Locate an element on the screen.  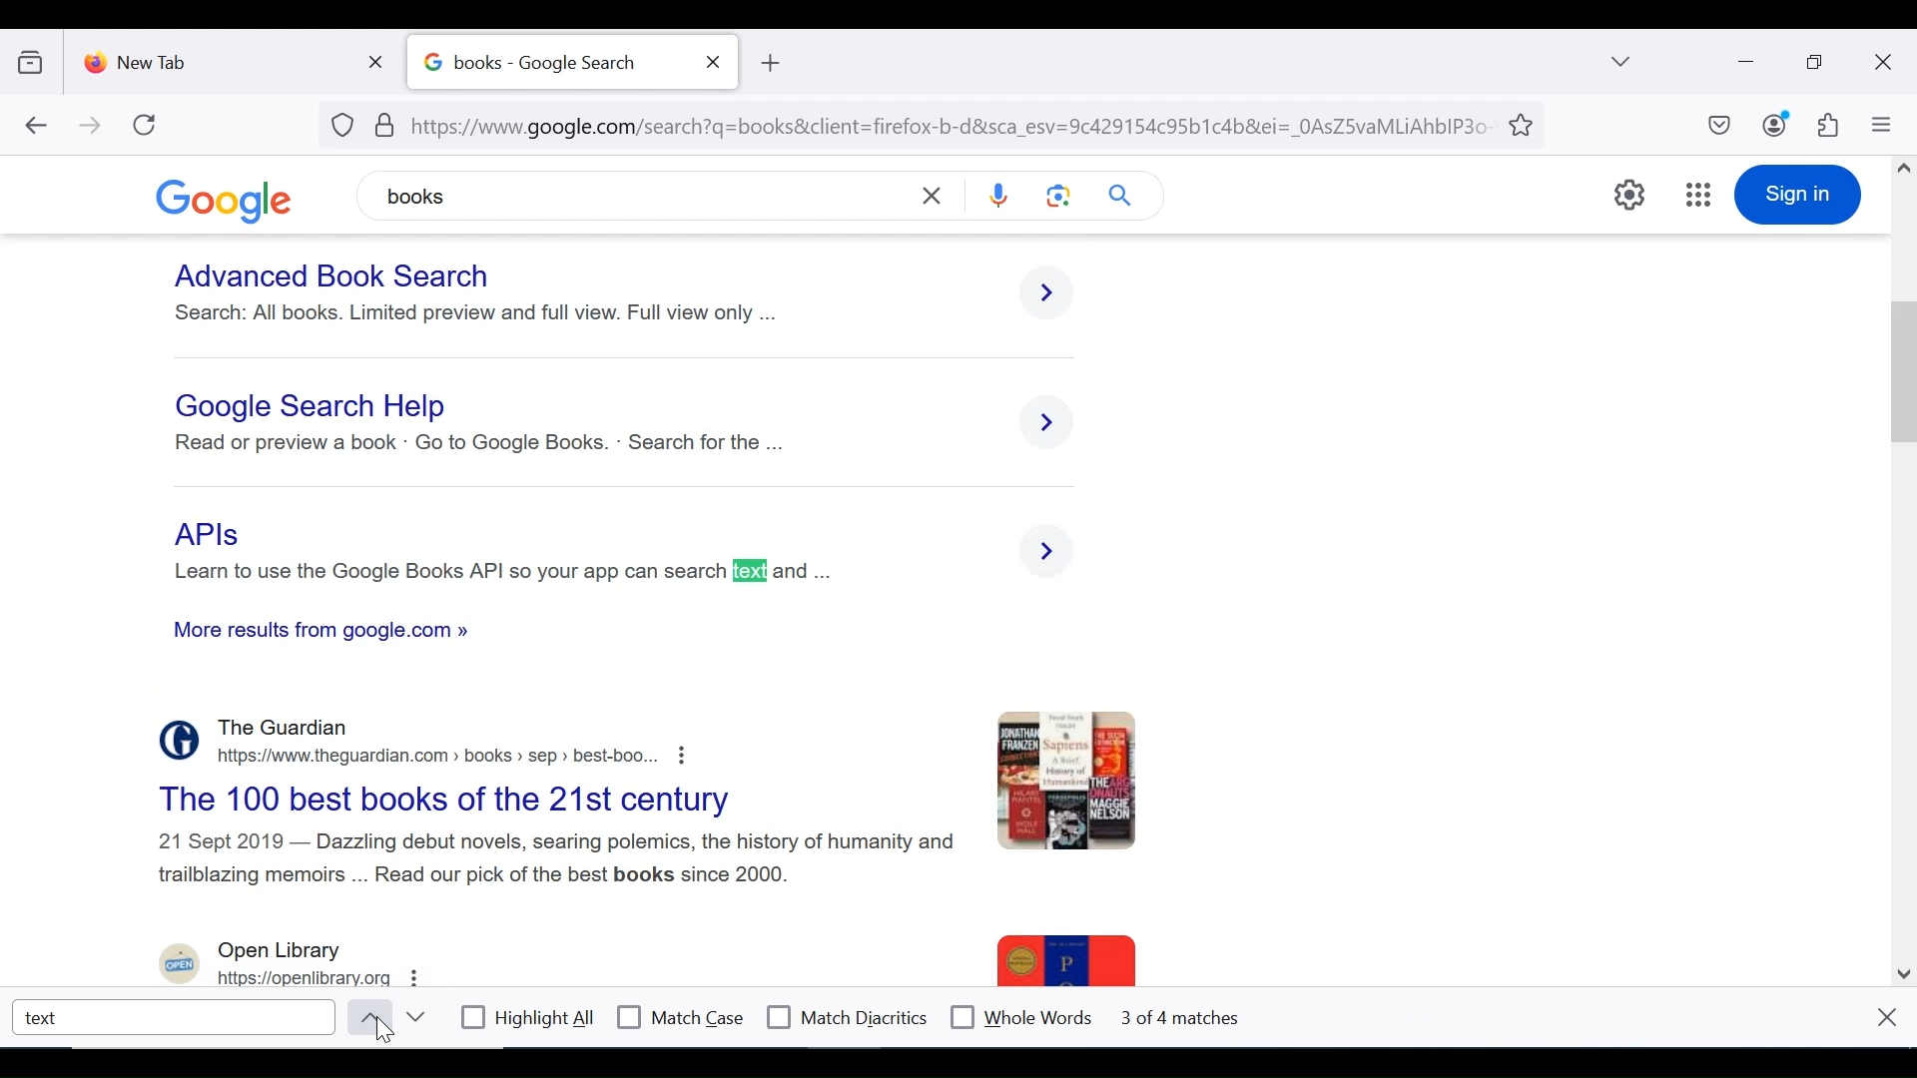
minimize is located at coordinates (1743, 60).